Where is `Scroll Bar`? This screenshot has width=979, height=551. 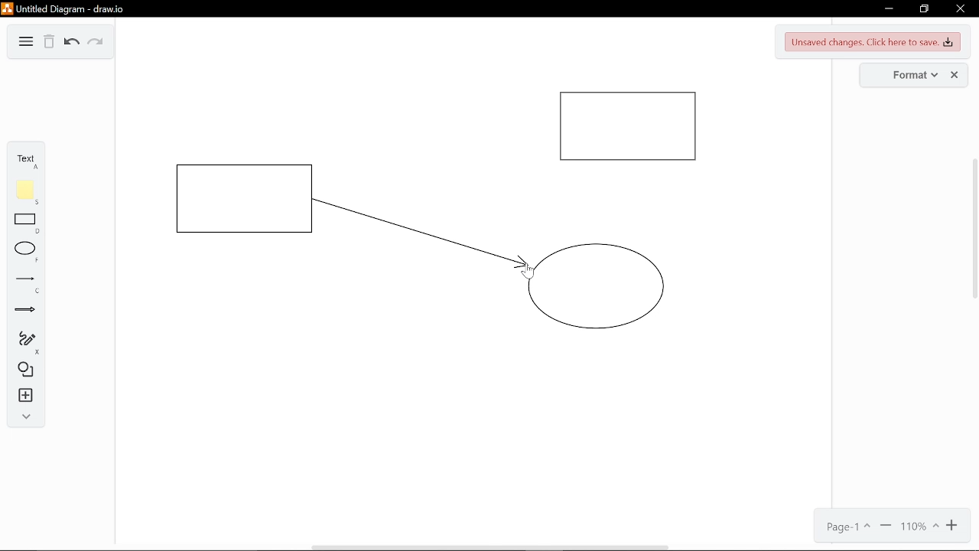
Scroll Bar is located at coordinates (972, 236).